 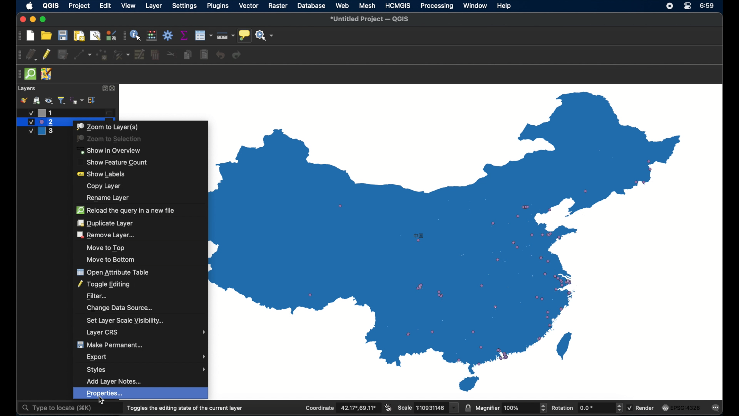 I want to click on style manager, so click(x=111, y=35).